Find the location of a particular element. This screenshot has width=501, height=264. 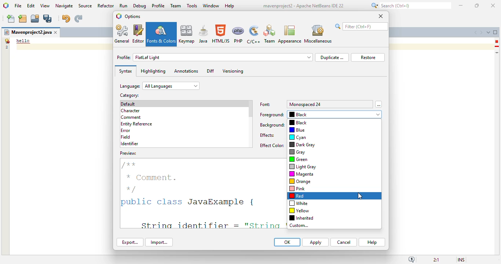

close is located at coordinates (493, 6).